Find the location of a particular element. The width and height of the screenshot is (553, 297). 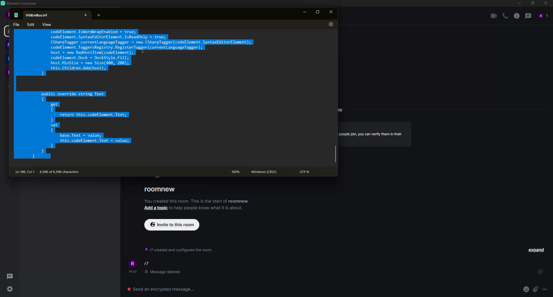

close is located at coordinates (332, 12).